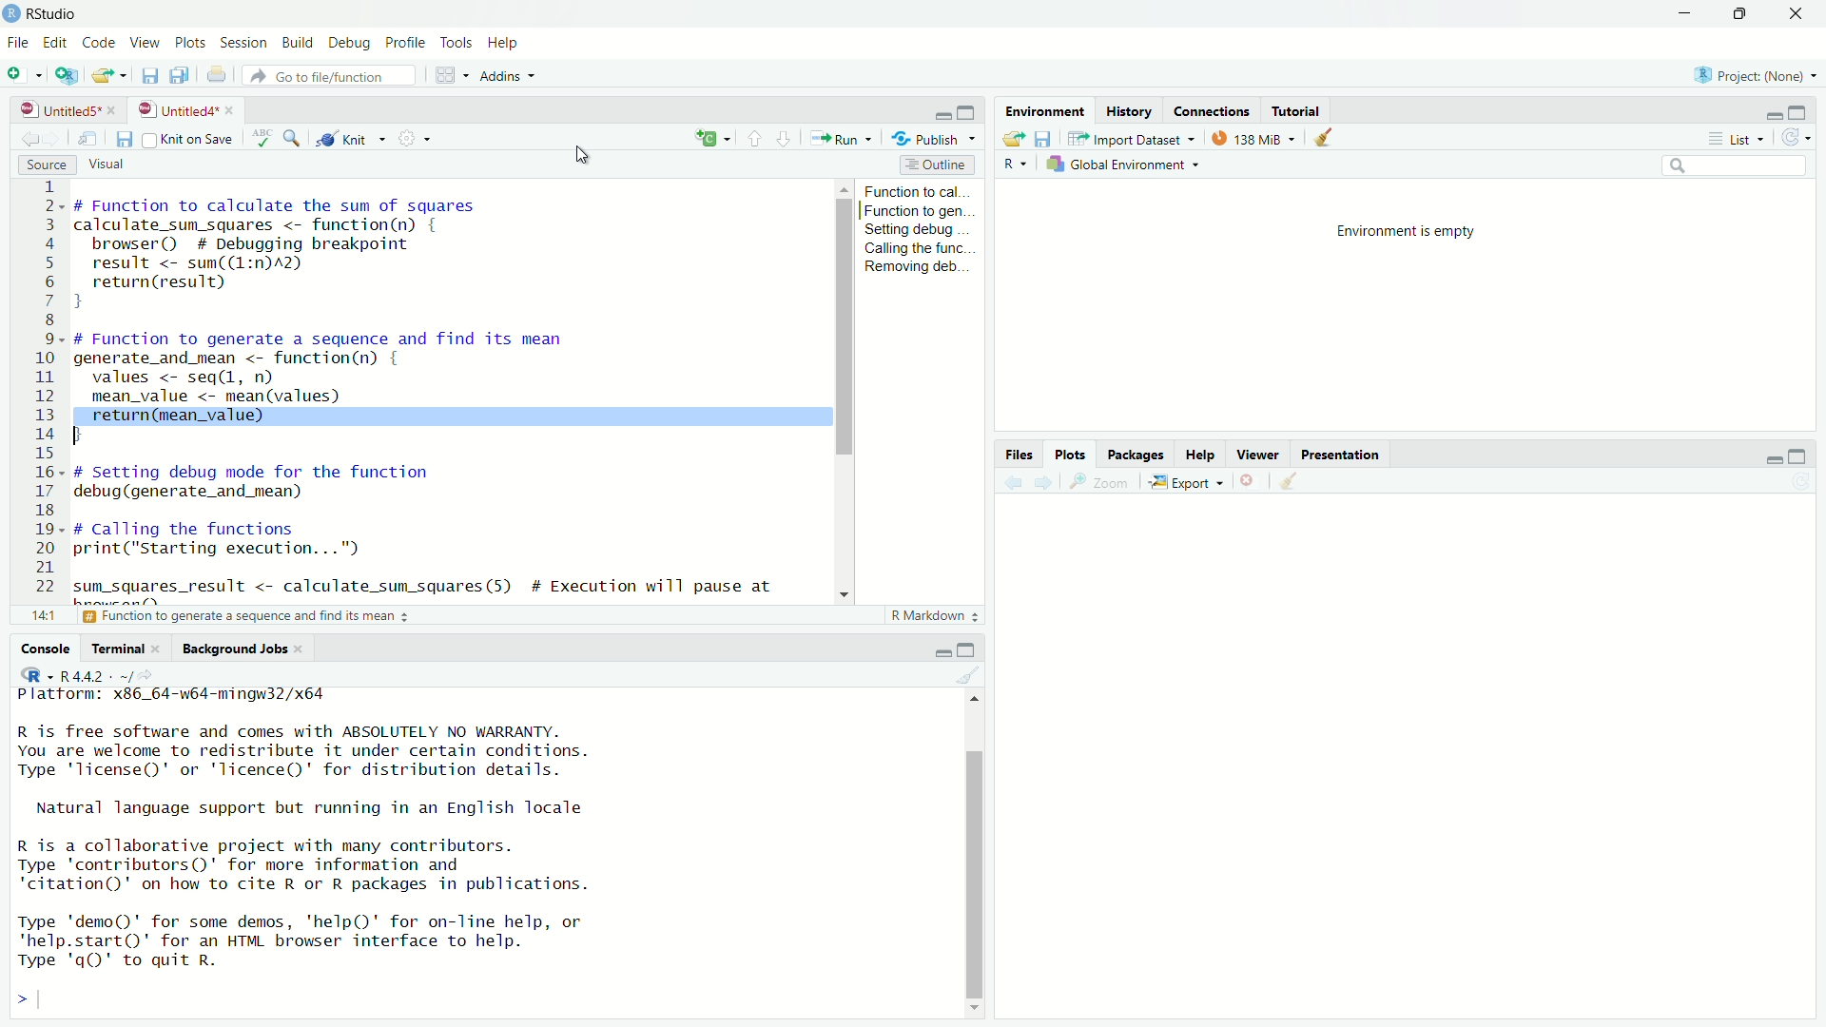  What do you see at coordinates (239, 541) in the screenshot?
I see `code to call the functions` at bounding box center [239, 541].